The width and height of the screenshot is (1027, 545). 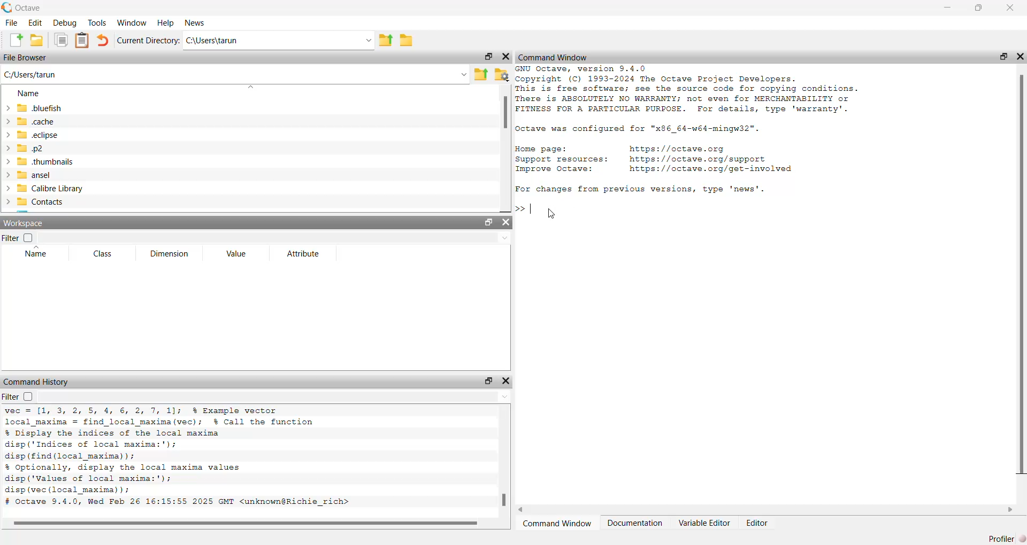 What do you see at coordinates (302, 253) in the screenshot?
I see `Attribute` at bounding box center [302, 253].